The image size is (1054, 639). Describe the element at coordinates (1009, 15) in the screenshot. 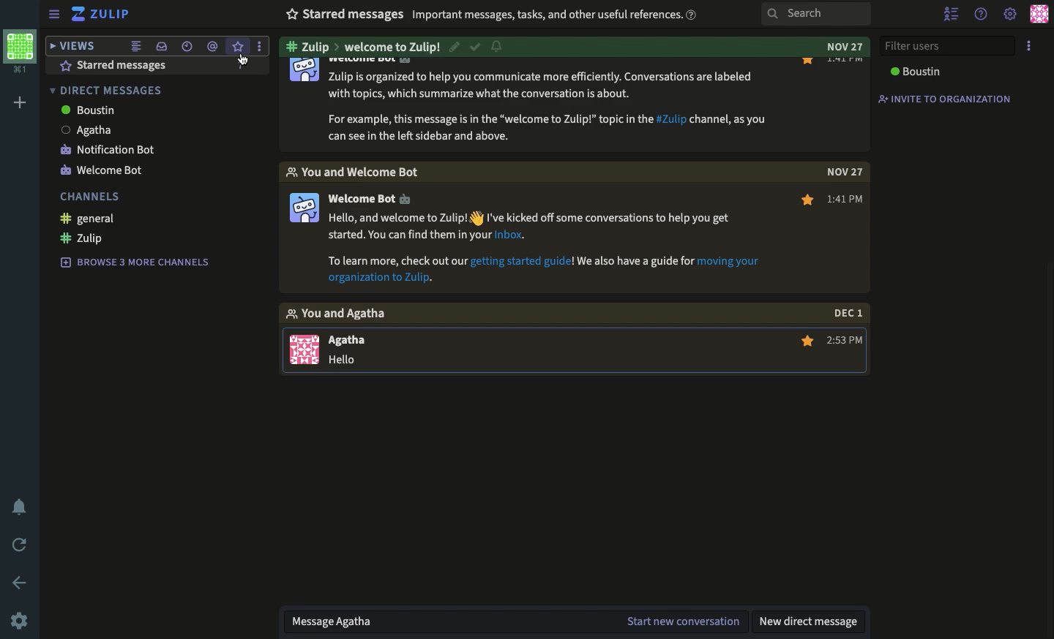

I see `settings` at that location.